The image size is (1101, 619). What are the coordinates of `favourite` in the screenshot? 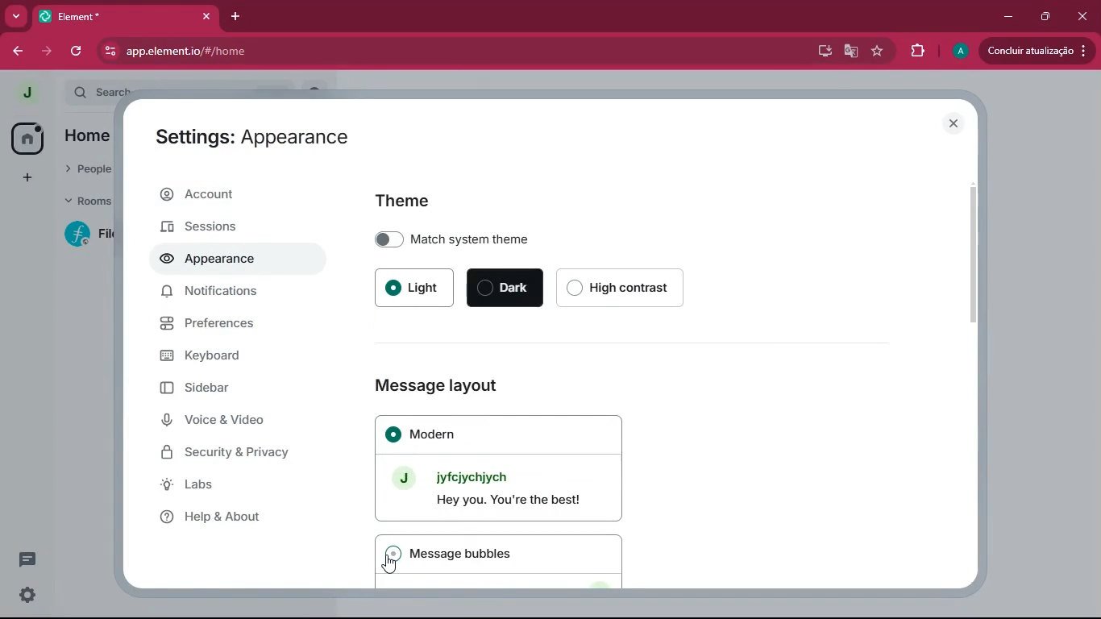 It's located at (881, 51).